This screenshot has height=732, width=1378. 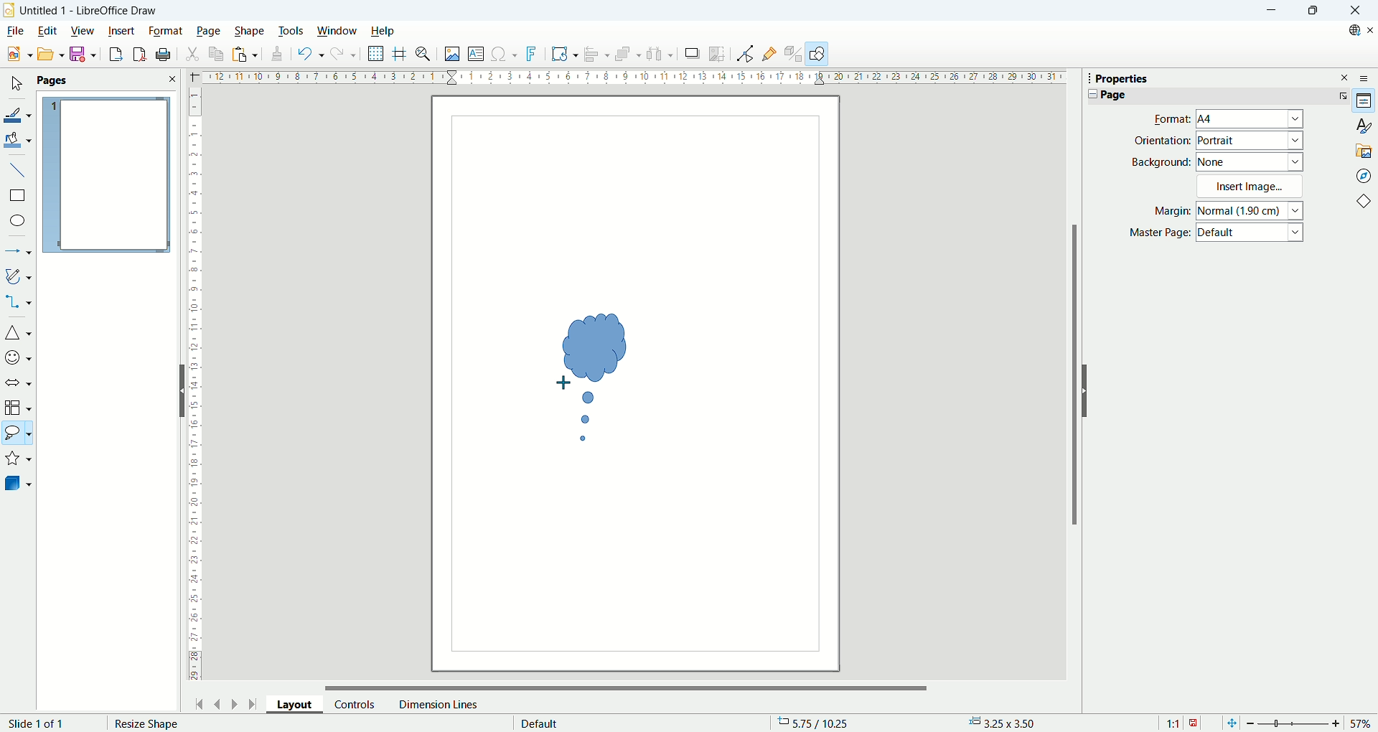 What do you see at coordinates (147, 724) in the screenshot?
I see `Resize shape` at bounding box center [147, 724].